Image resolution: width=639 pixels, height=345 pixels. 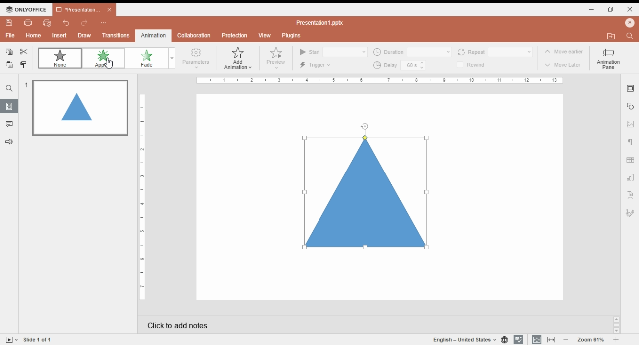 I want to click on spell check, so click(x=518, y=340).